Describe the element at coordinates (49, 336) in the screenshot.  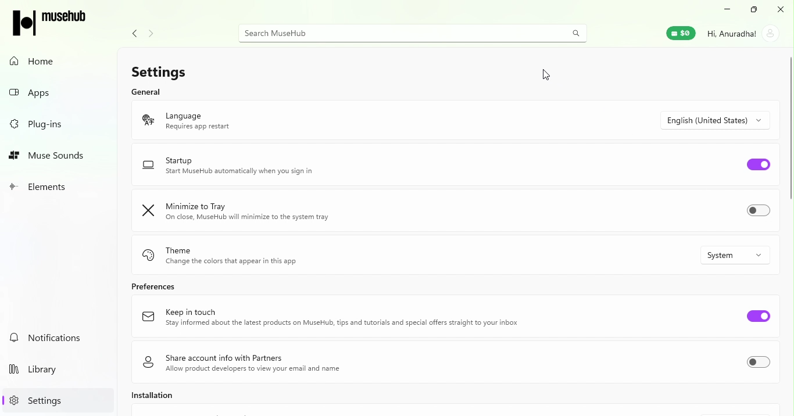
I see `Notifications` at that location.